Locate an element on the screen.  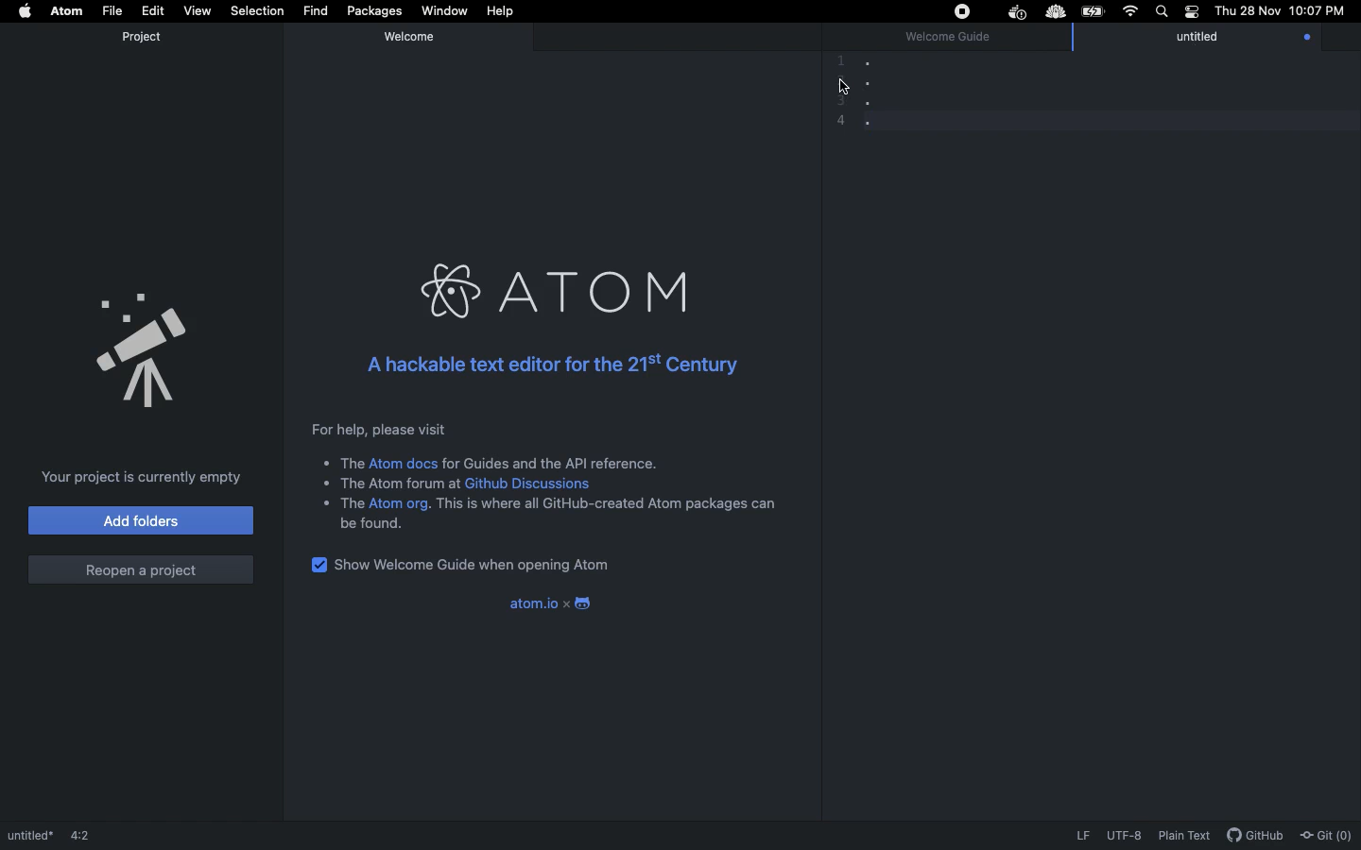
text is located at coordinates (607, 503).